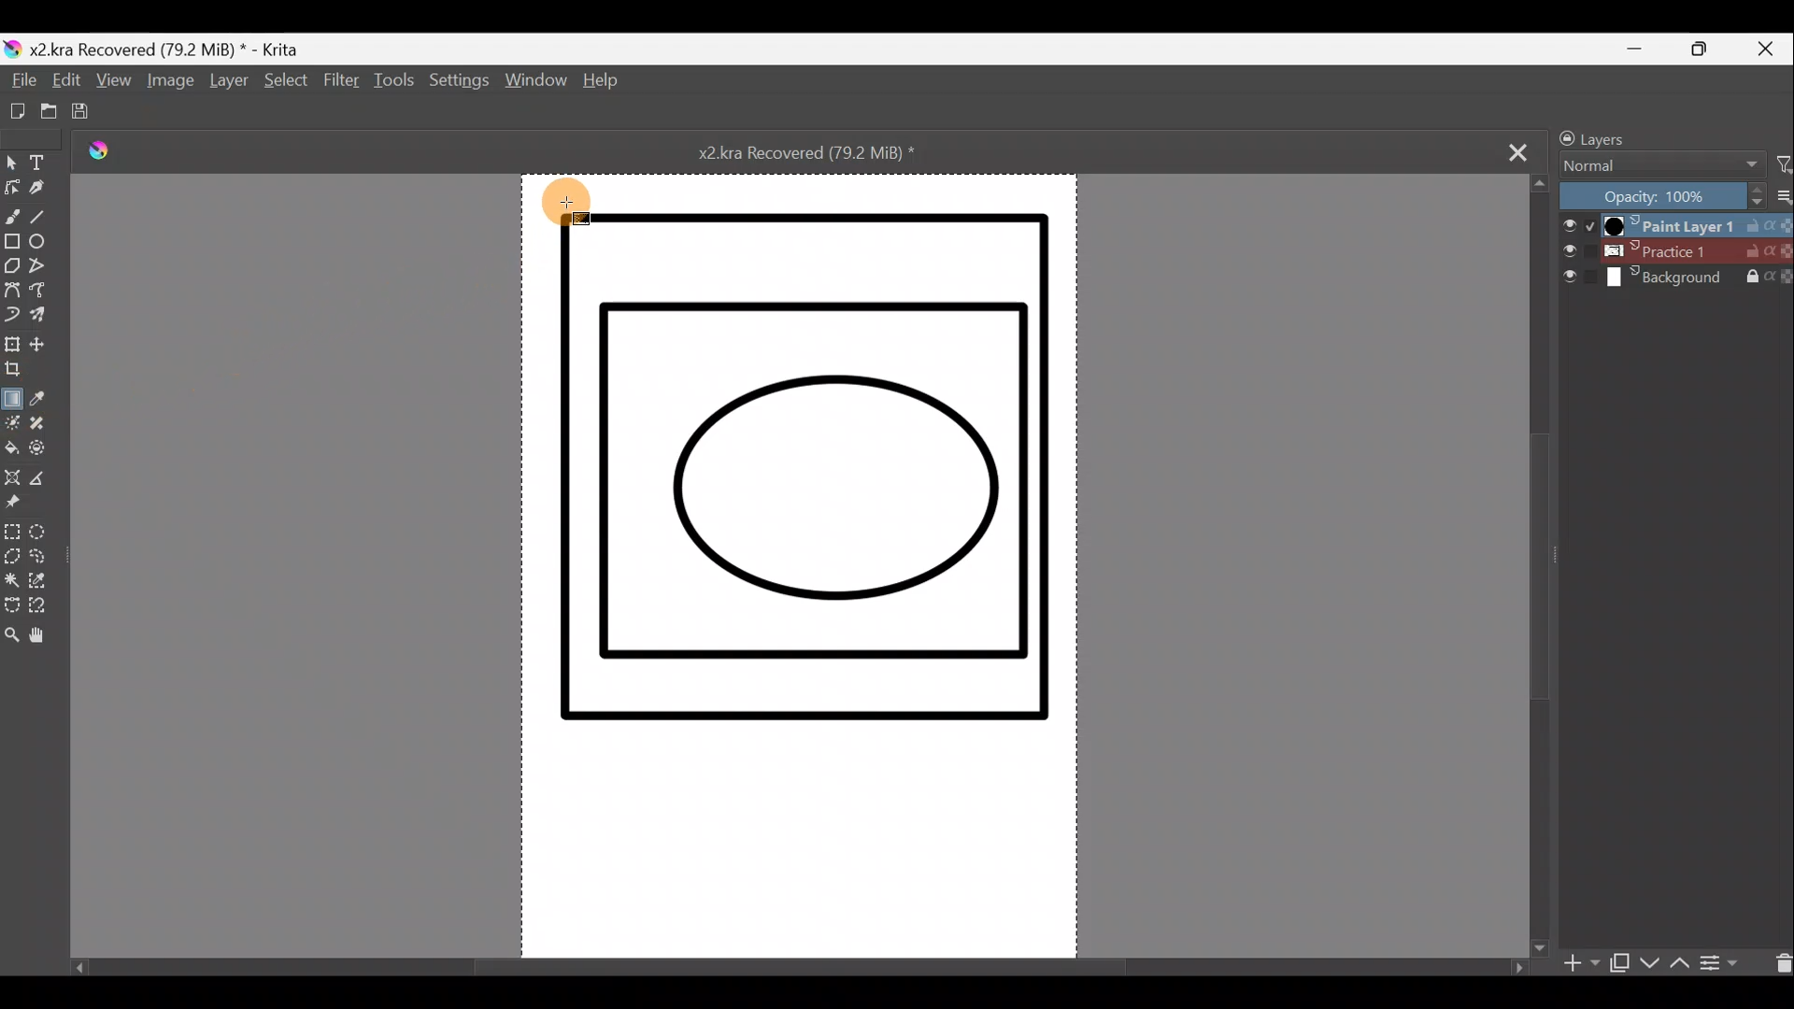  Describe the element at coordinates (114, 85) in the screenshot. I see `View` at that location.